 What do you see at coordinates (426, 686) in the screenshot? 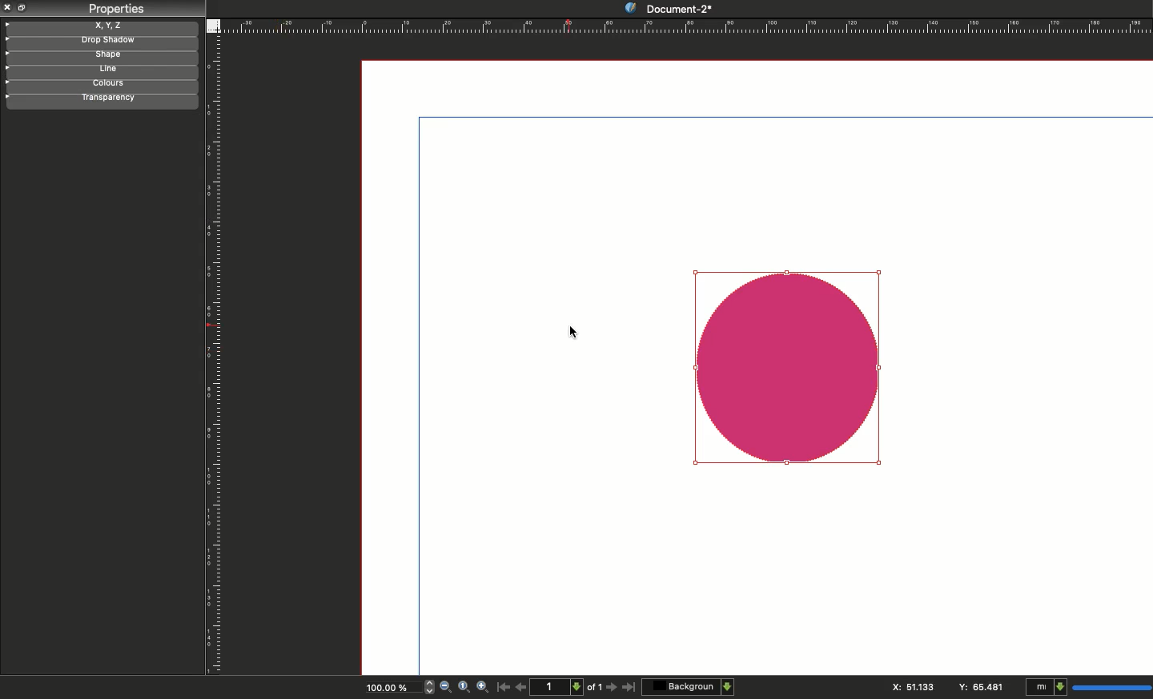
I see `zoom in and out` at bounding box center [426, 686].